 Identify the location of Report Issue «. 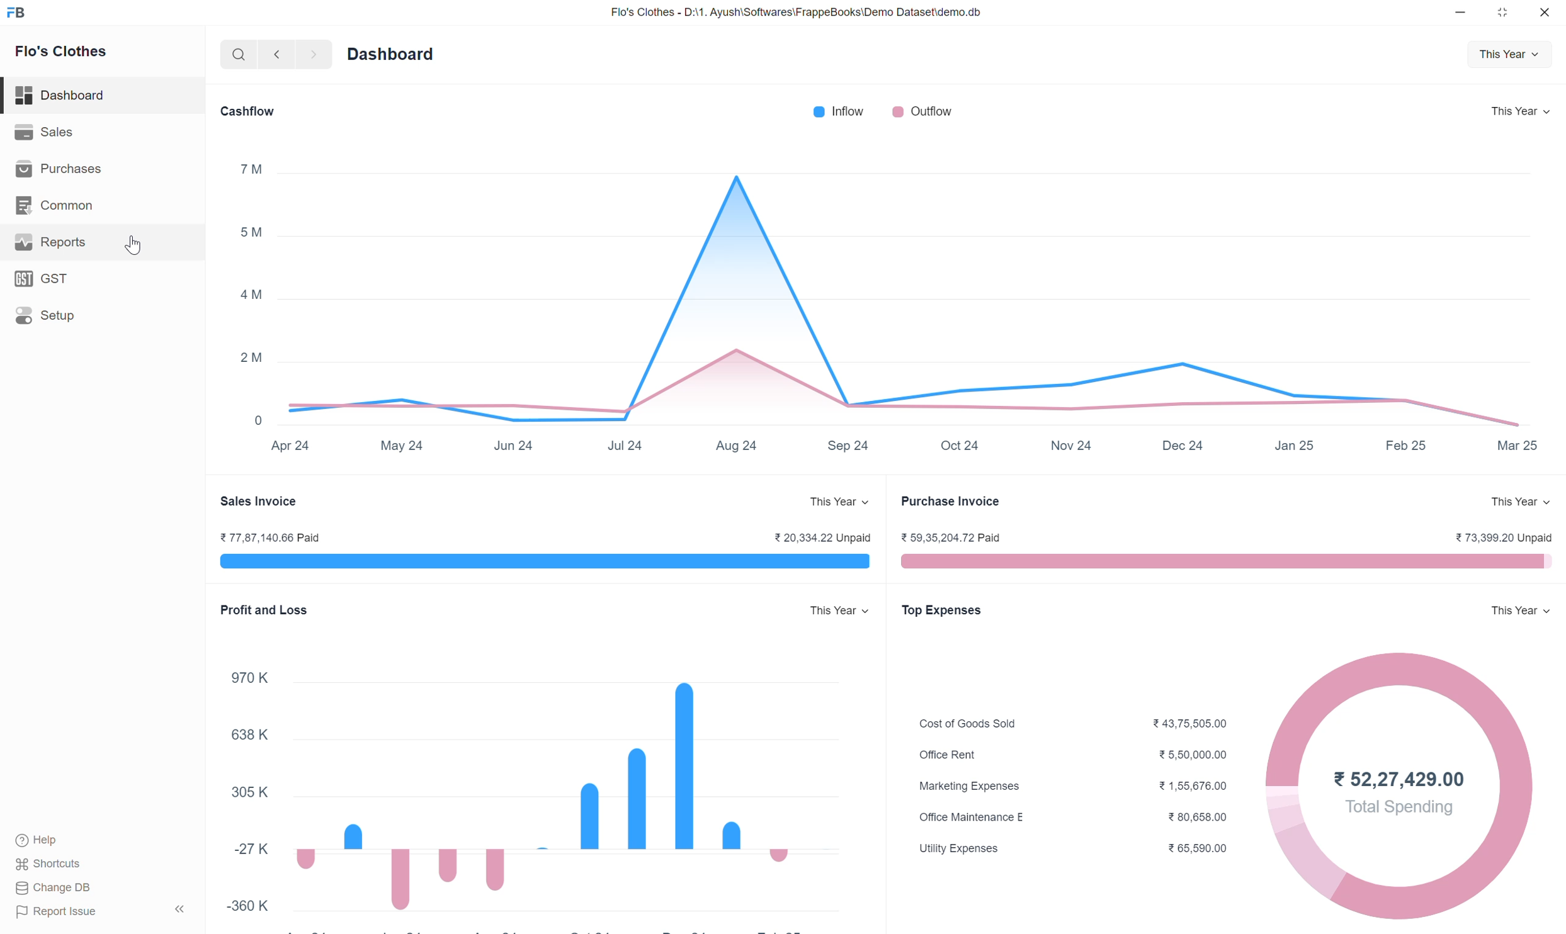
(104, 912).